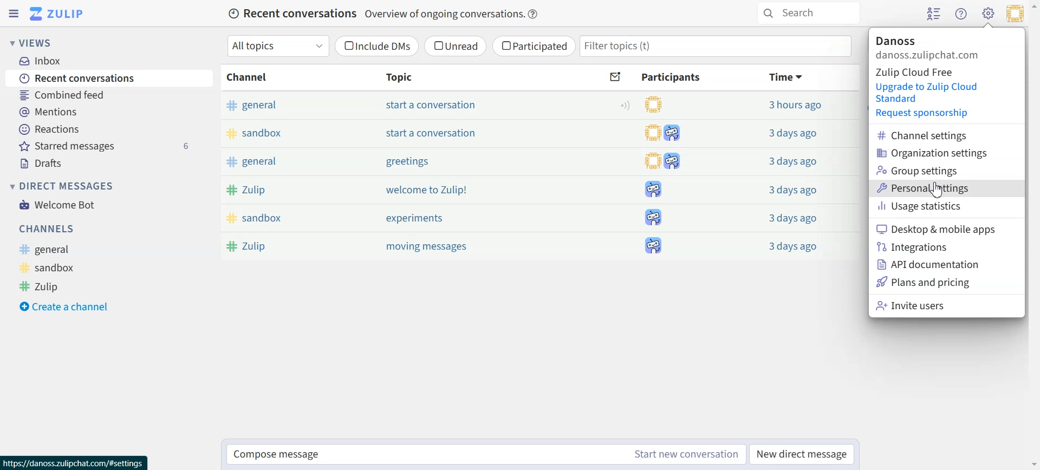 The height and width of the screenshot is (470, 1040). I want to click on Plans and Pricing, so click(947, 283).